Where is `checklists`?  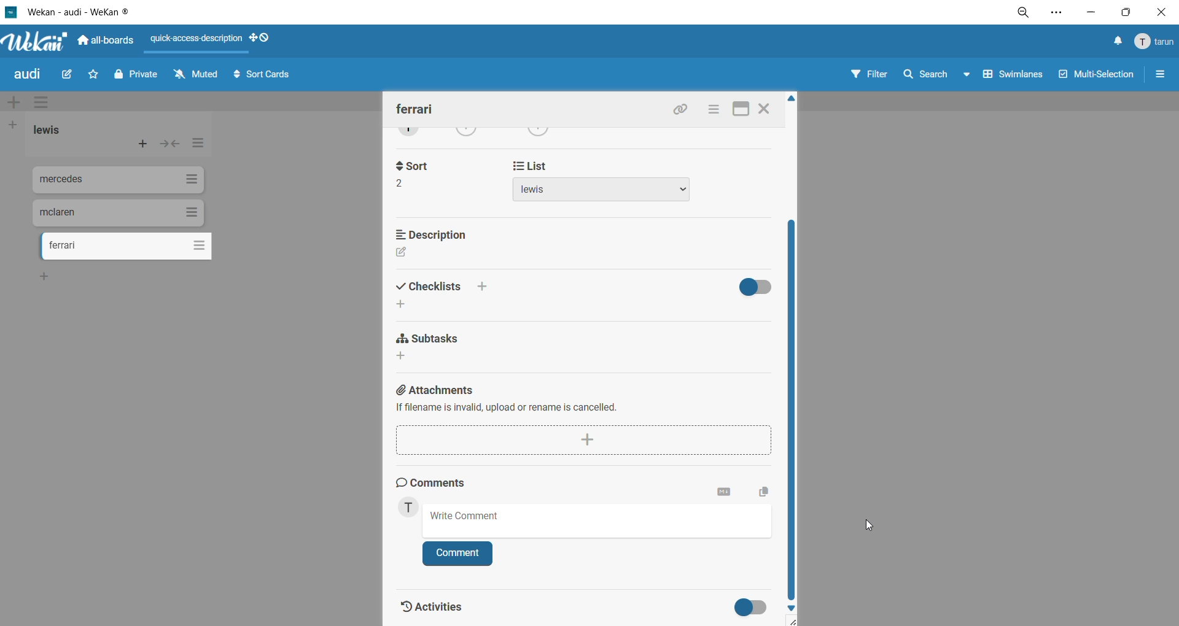 checklists is located at coordinates (444, 287).